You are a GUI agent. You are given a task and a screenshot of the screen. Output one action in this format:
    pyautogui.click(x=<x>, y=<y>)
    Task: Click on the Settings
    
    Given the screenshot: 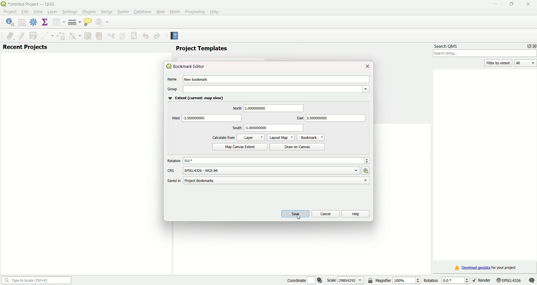 What is the action you would take?
    pyautogui.click(x=69, y=12)
    